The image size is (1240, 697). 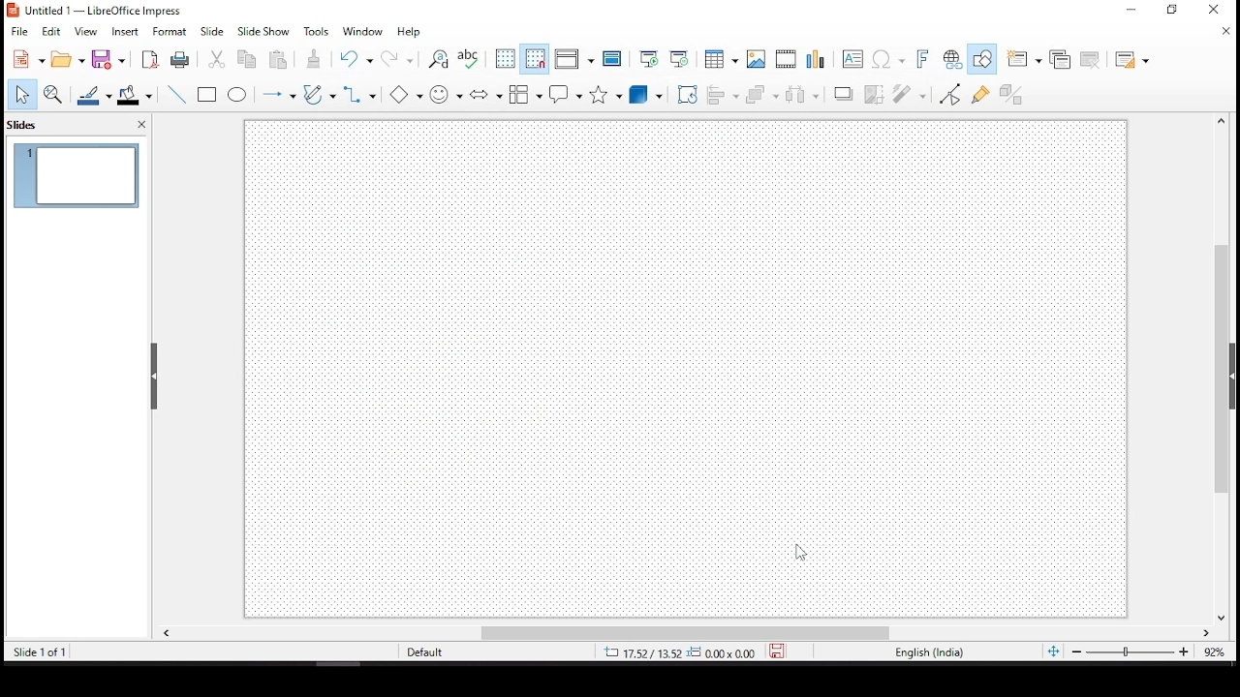 I want to click on spell check, so click(x=473, y=58).